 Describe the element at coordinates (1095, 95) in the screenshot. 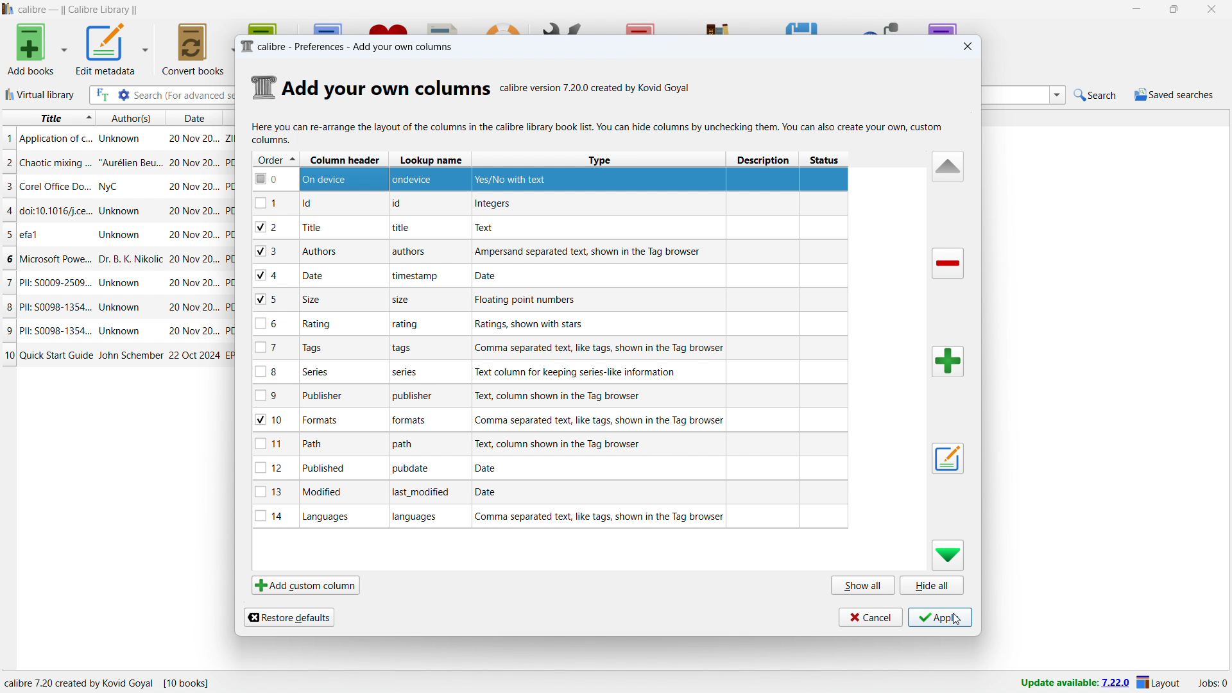

I see `quick search` at that location.